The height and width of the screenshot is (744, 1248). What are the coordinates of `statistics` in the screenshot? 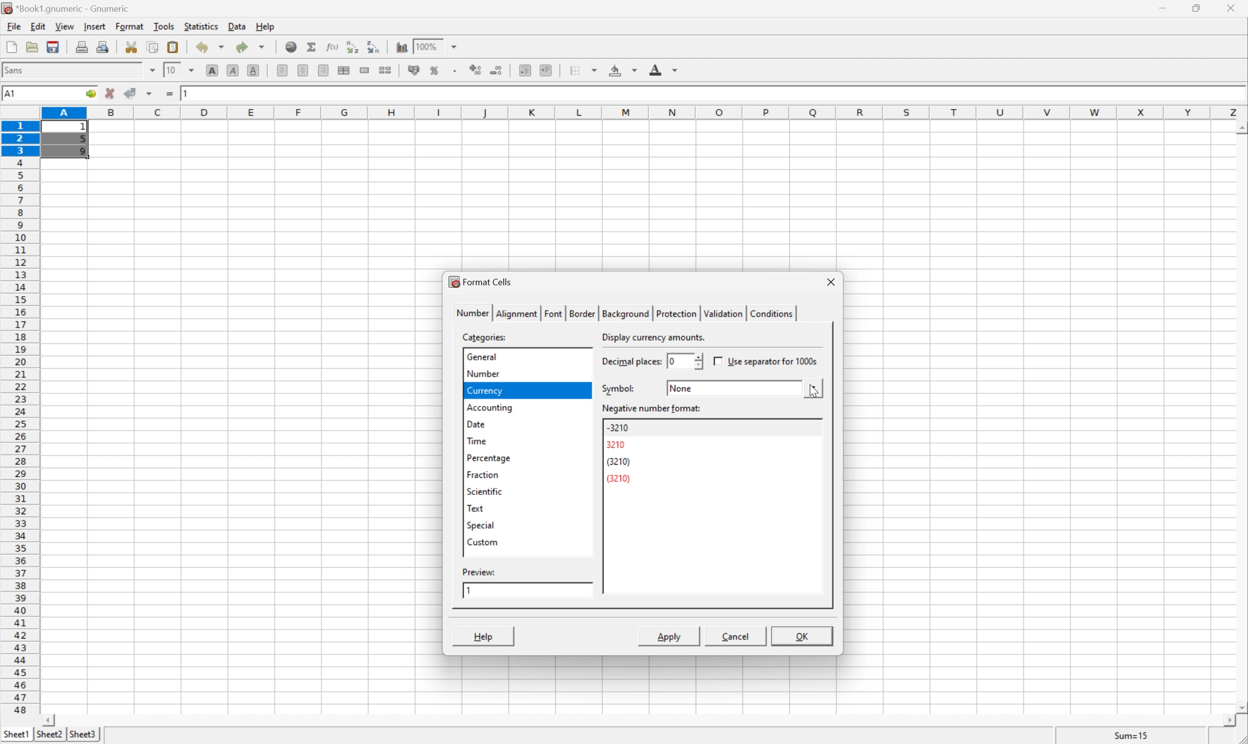 It's located at (200, 26).